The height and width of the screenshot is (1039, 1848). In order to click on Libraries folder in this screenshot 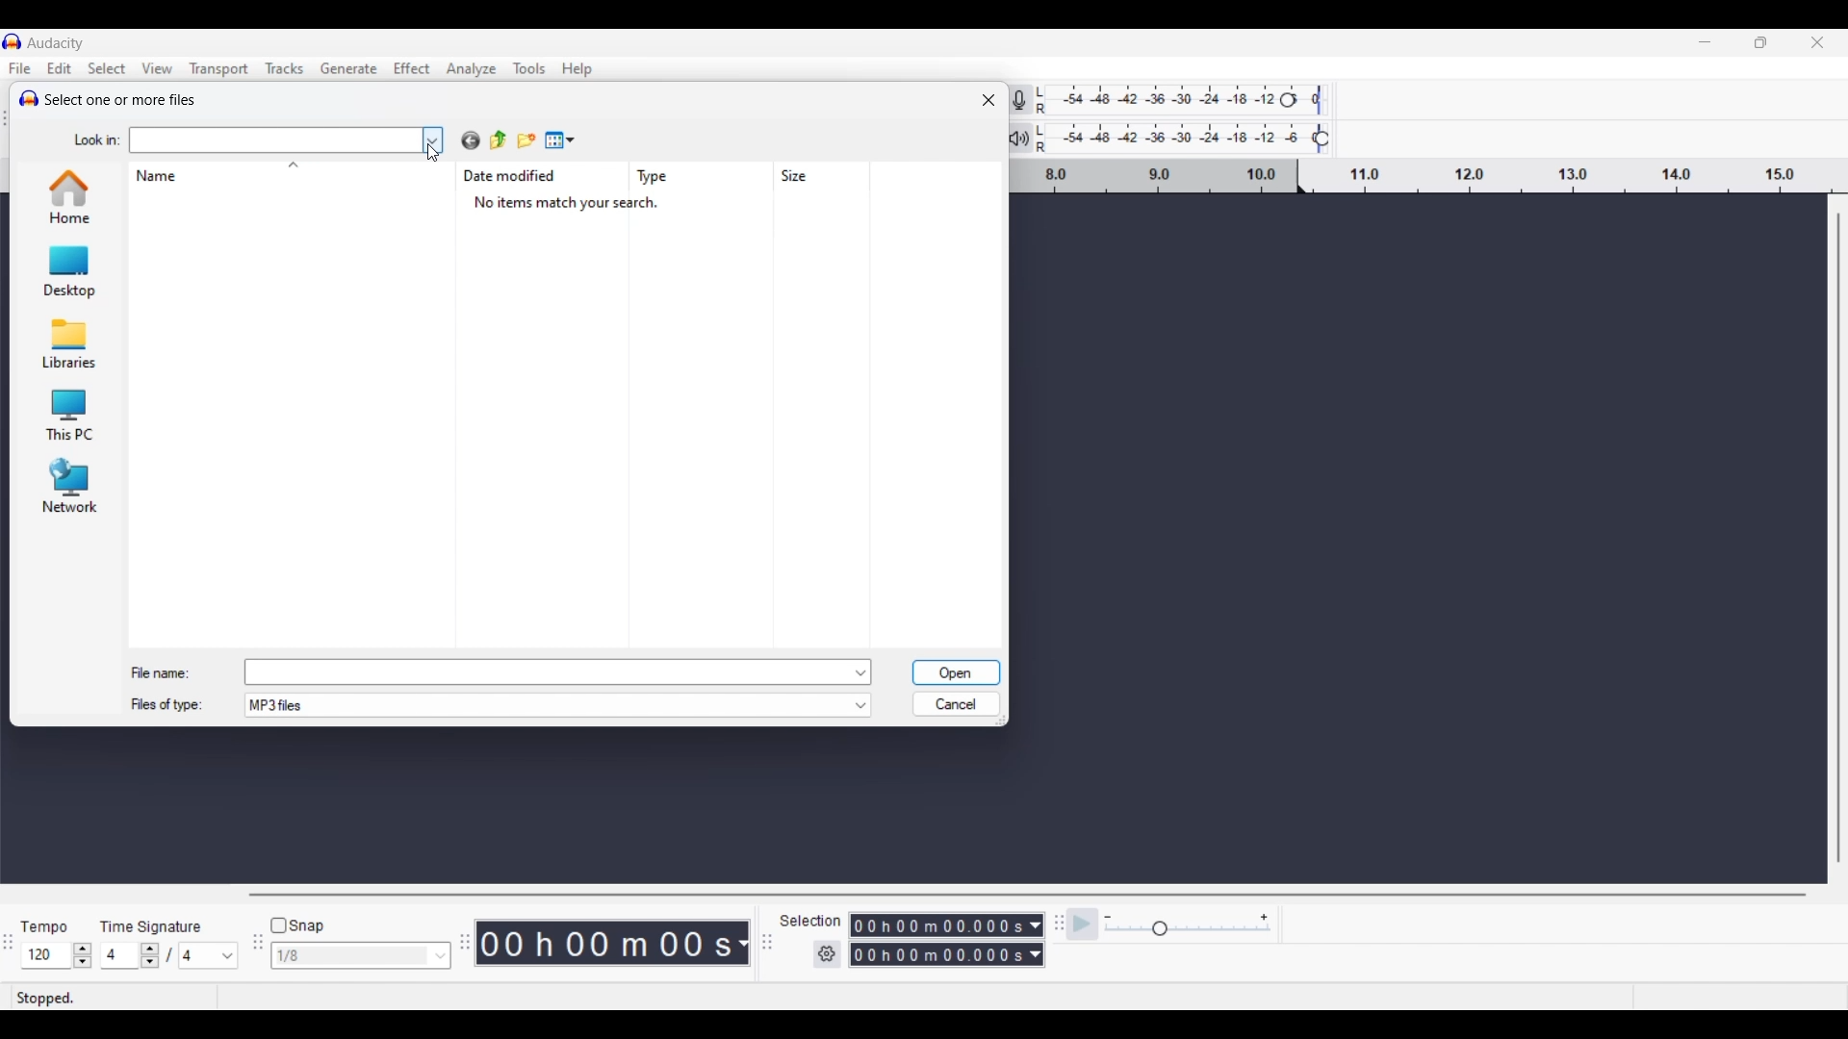, I will do `click(66, 342)`.